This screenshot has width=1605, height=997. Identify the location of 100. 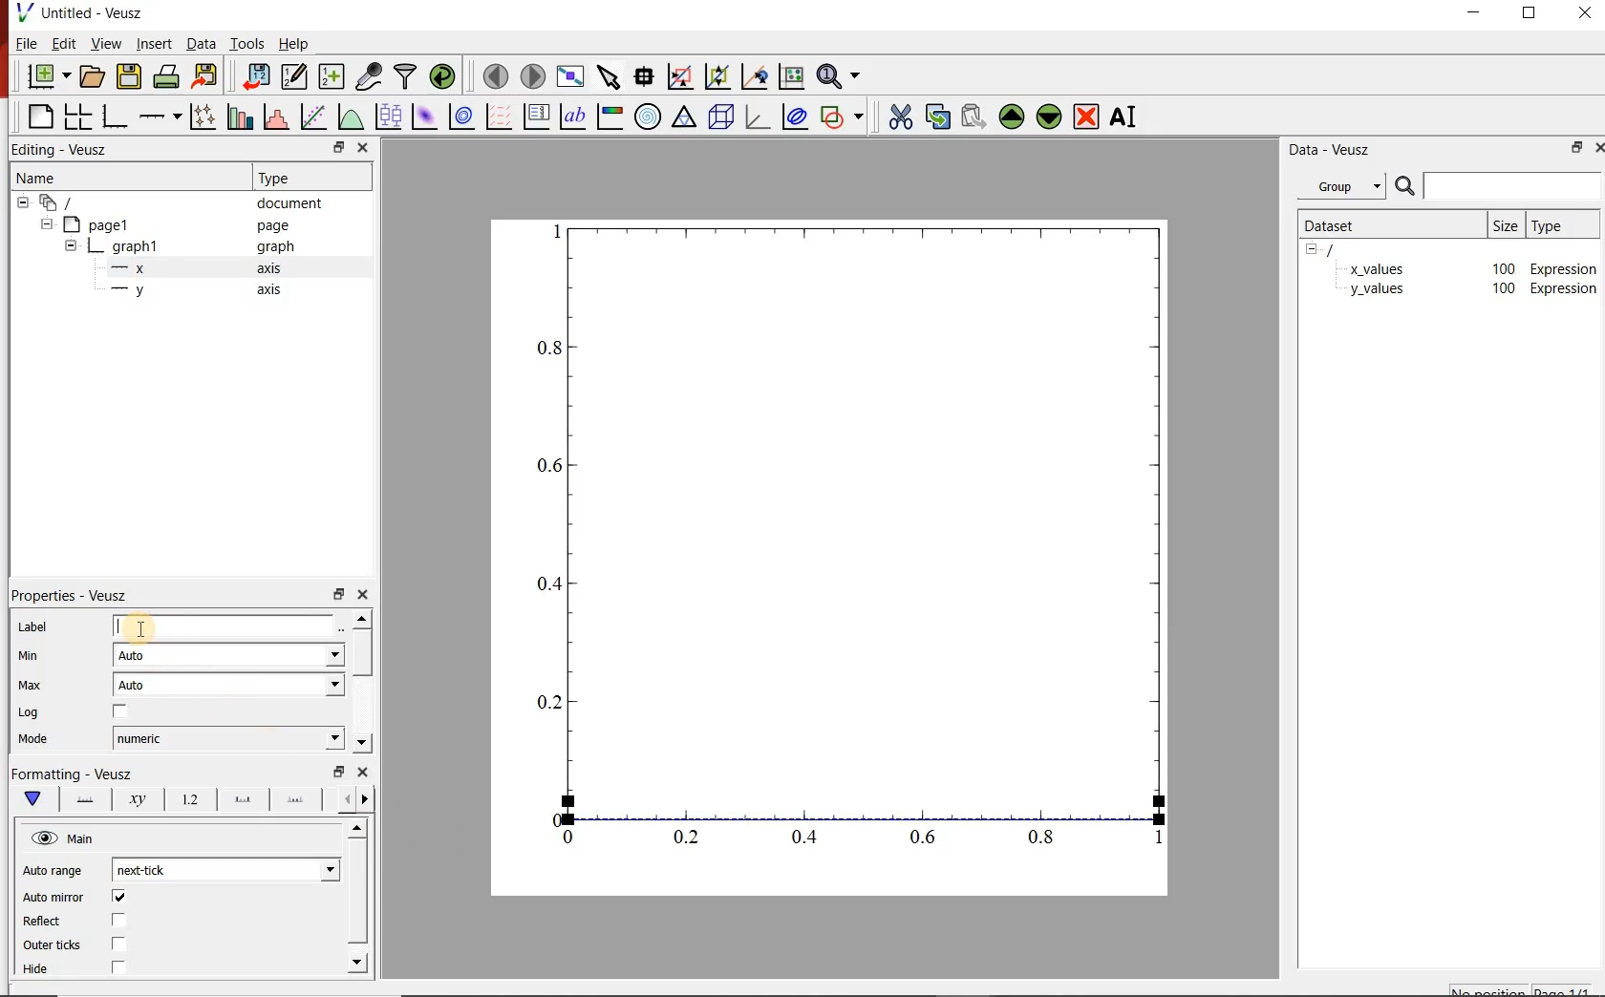
(1503, 267).